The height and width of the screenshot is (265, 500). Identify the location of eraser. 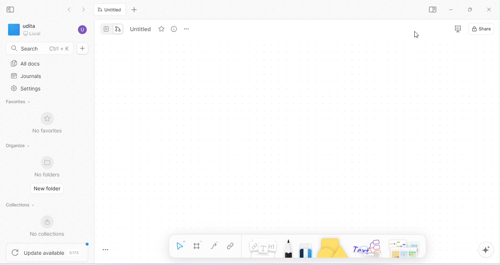
(307, 250).